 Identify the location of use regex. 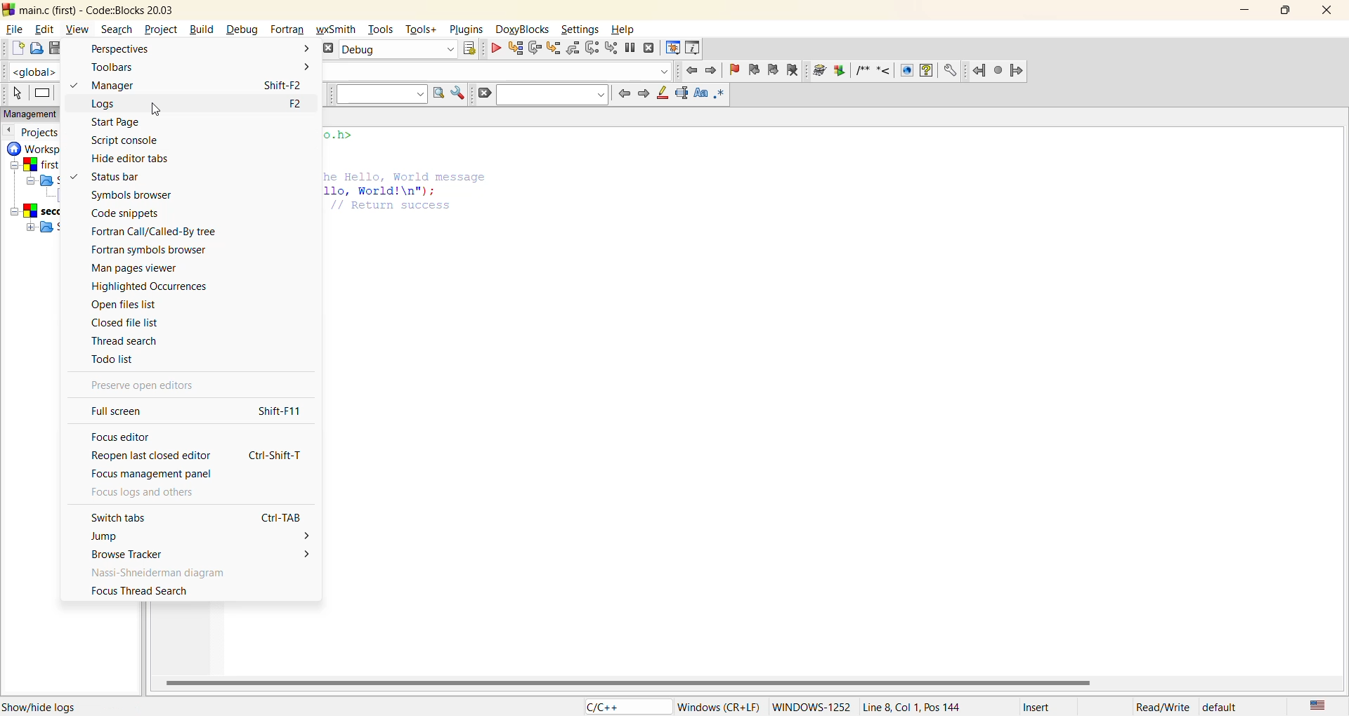
(720, 95).